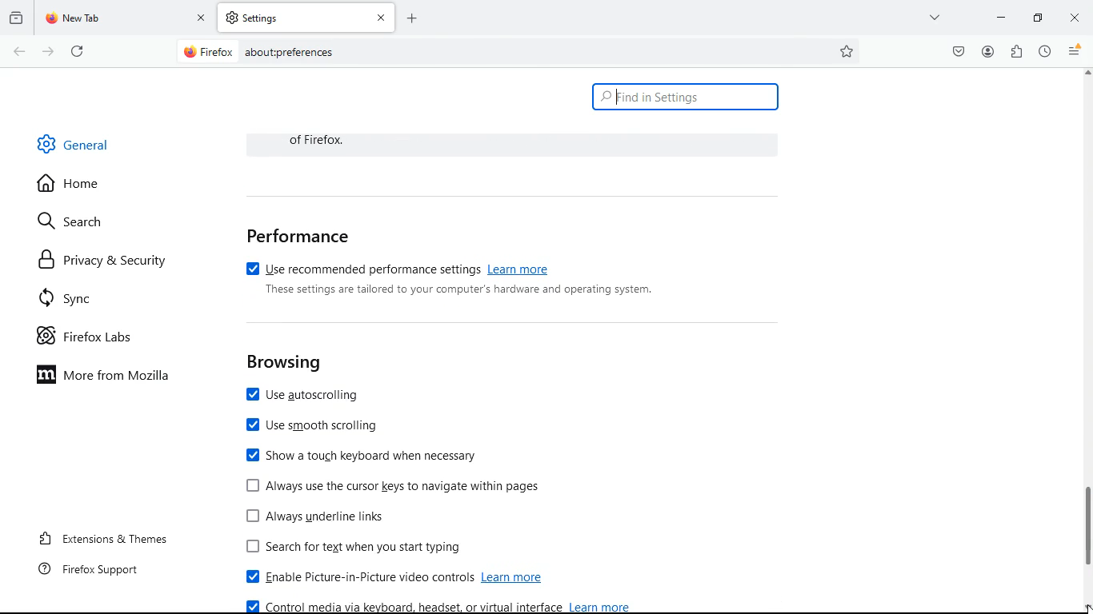 The image size is (1093, 614). I want to click on favorite, so click(847, 52).